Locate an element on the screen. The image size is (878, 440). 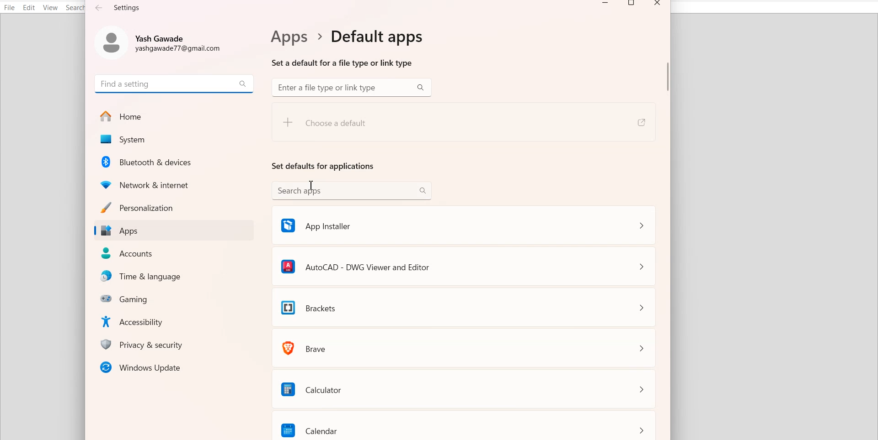
System is located at coordinates (173, 140).